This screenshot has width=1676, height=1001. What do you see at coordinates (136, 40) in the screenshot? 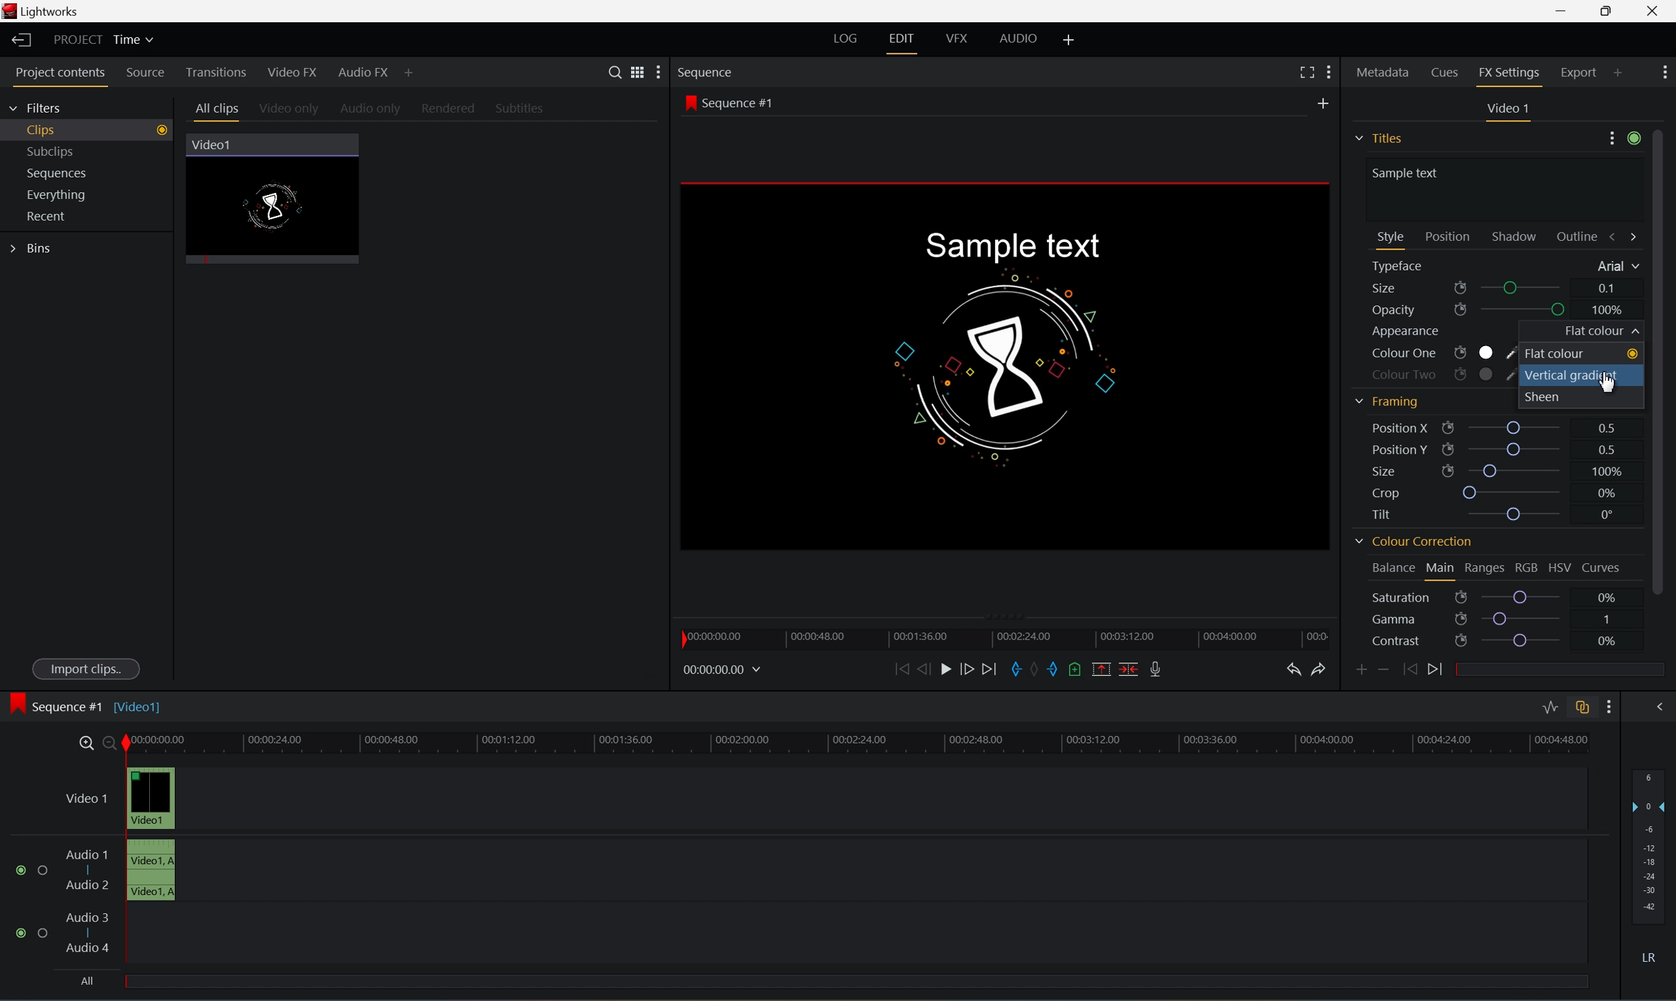
I see `Time` at bounding box center [136, 40].